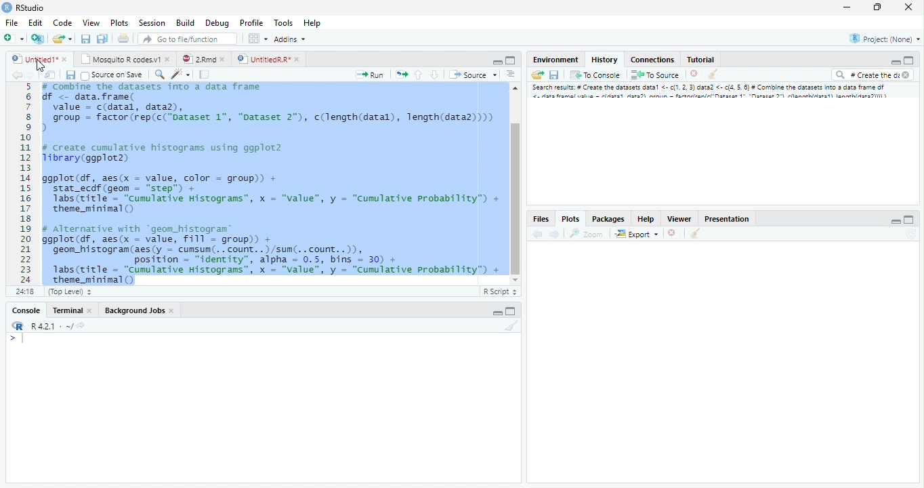 The image size is (924, 488). What do you see at coordinates (694, 74) in the screenshot?
I see `Delete` at bounding box center [694, 74].